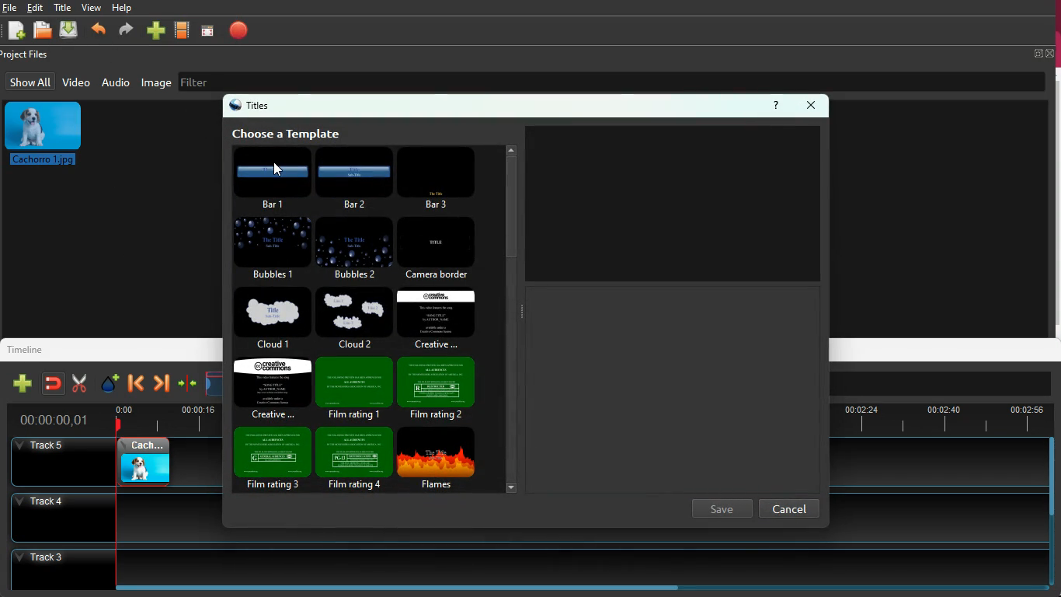 The height and width of the screenshot is (597, 1061). What do you see at coordinates (124, 32) in the screenshot?
I see `forward` at bounding box center [124, 32].